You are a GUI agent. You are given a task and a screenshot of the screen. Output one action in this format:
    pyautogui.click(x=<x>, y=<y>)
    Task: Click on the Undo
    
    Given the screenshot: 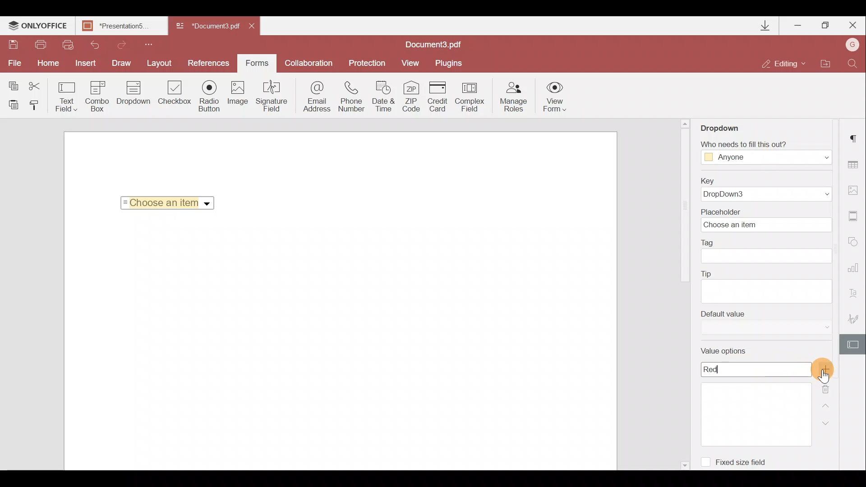 What is the action you would take?
    pyautogui.click(x=94, y=45)
    